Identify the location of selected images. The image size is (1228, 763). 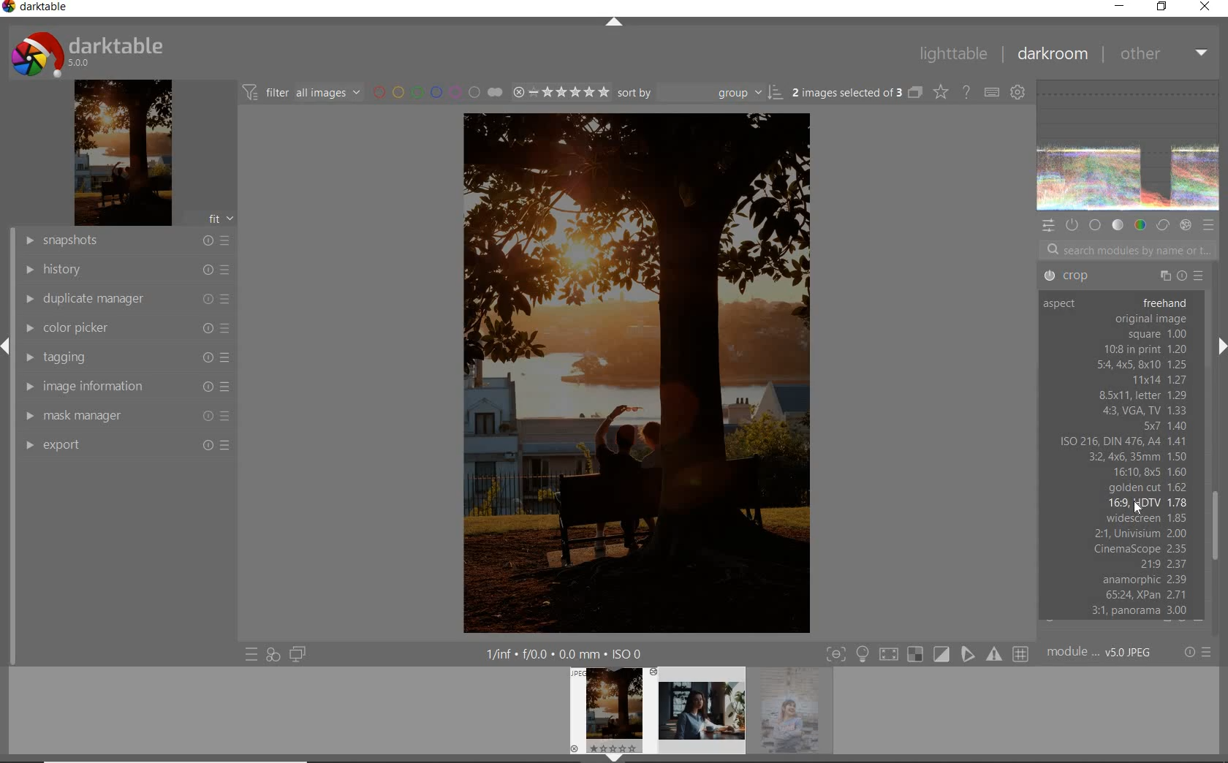
(846, 92).